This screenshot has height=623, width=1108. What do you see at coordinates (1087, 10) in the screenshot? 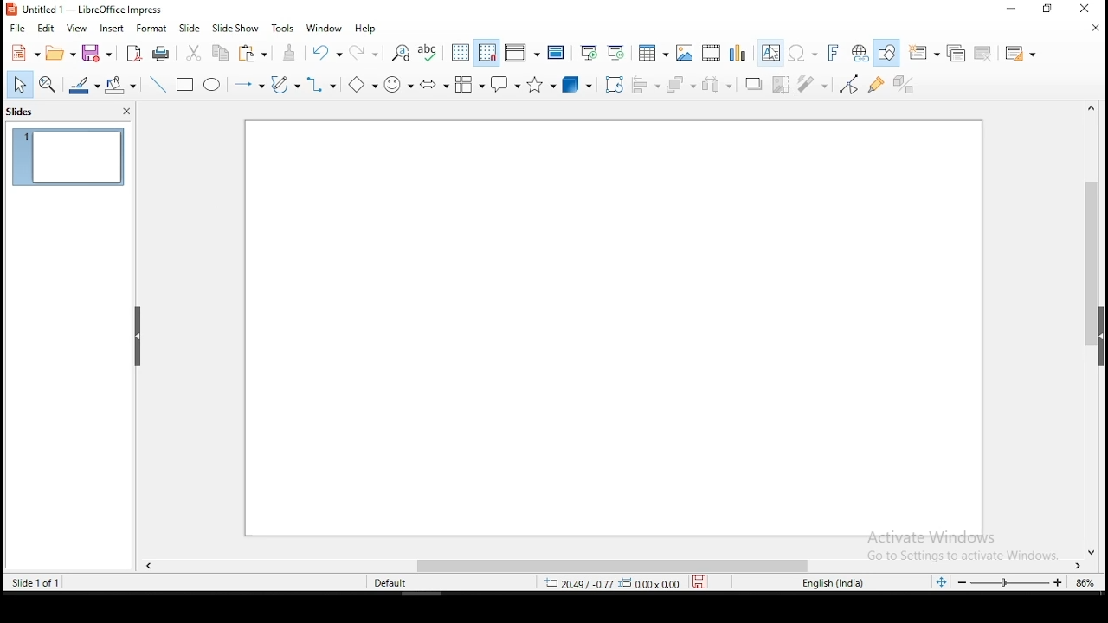
I see `close window` at bounding box center [1087, 10].